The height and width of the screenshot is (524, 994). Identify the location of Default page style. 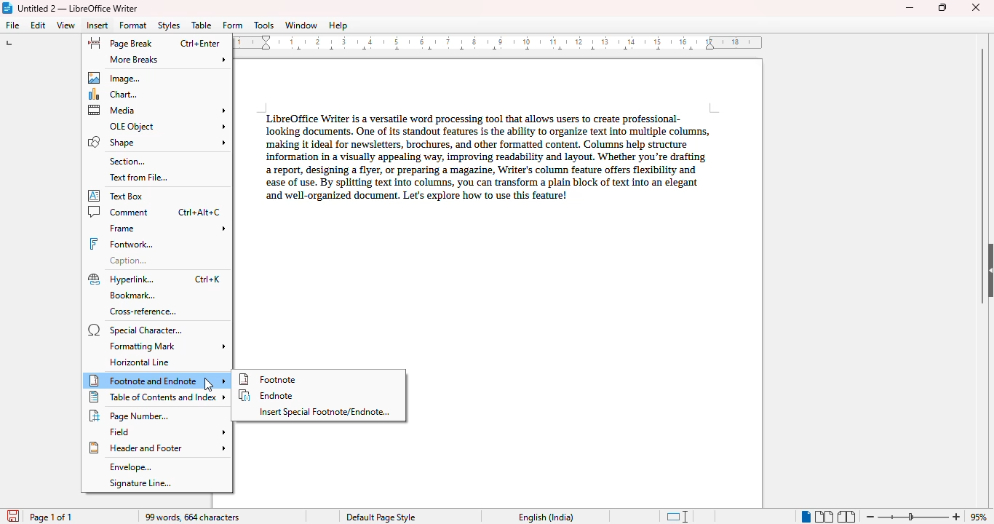
(380, 517).